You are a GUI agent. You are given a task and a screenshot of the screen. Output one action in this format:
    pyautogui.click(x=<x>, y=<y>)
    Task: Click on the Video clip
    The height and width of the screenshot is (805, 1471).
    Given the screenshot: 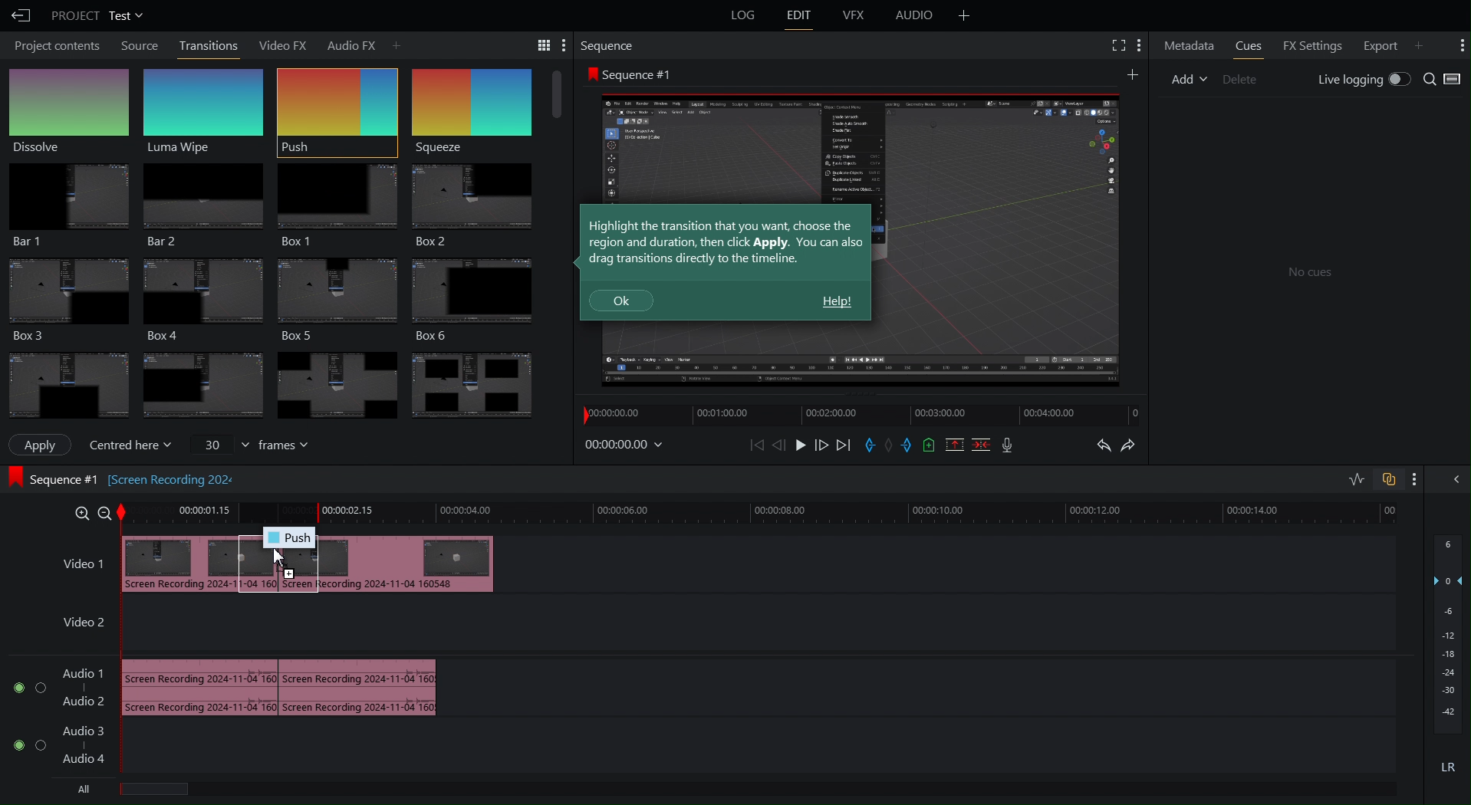 What is the action you would take?
    pyautogui.click(x=191, y=565)
    